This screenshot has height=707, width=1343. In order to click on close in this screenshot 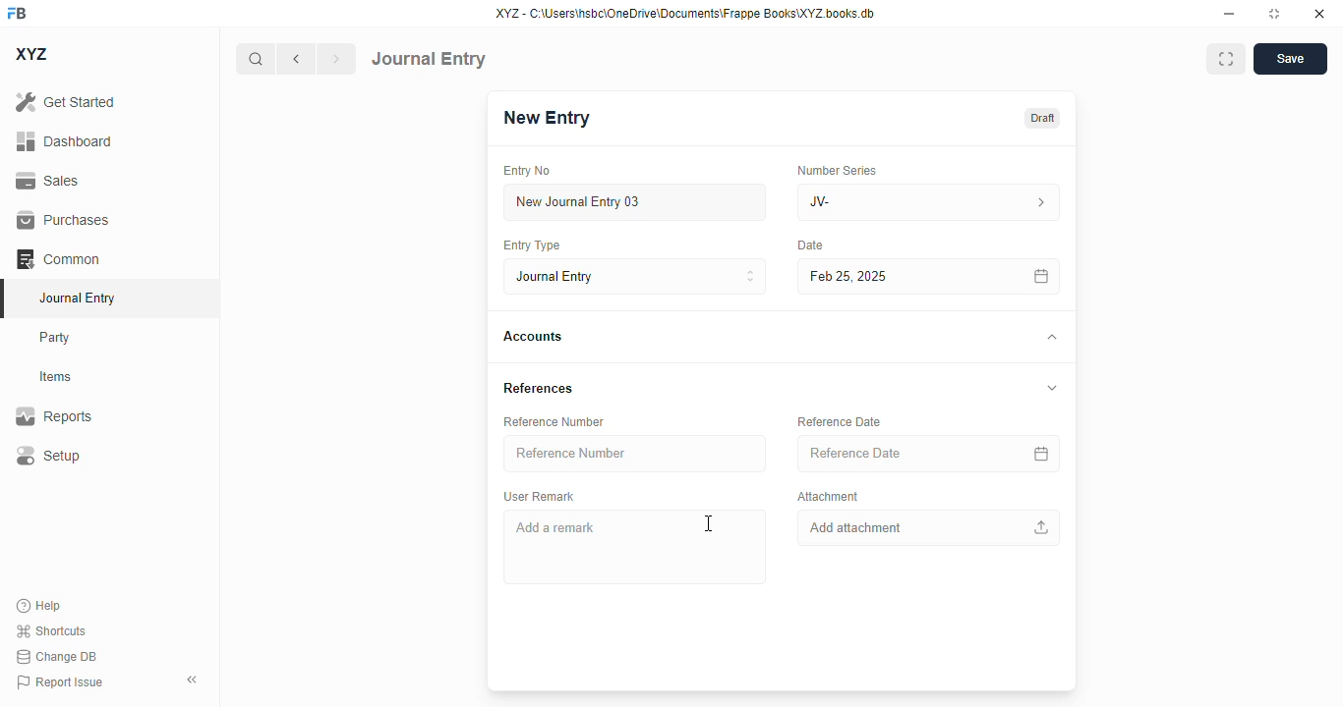, I will do `click(1319, 13)`.